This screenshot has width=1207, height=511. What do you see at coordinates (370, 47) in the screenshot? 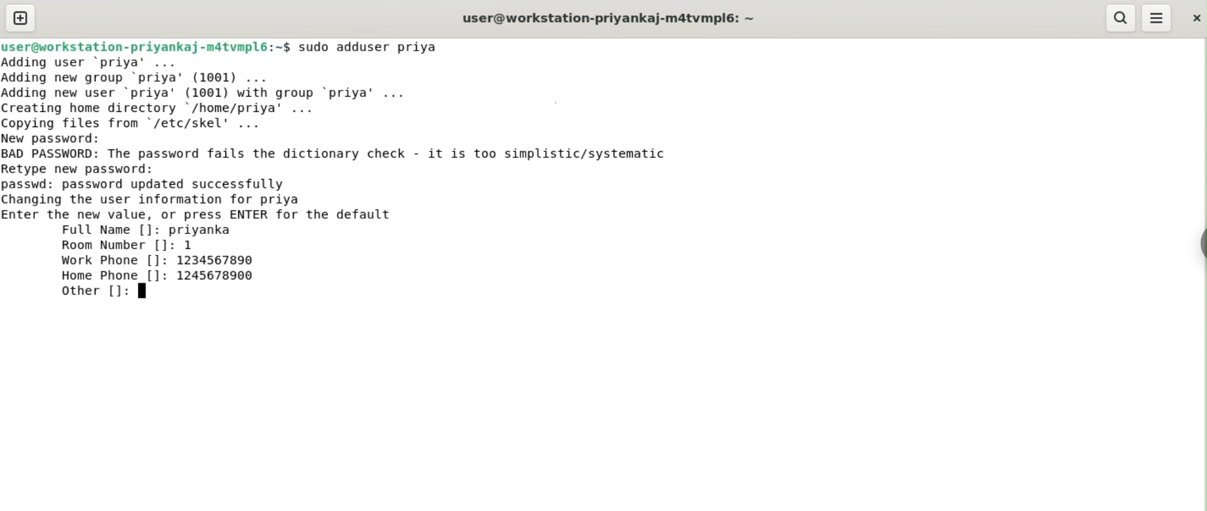
I see `sudo adduser priya` at bounding box center [370, 47].